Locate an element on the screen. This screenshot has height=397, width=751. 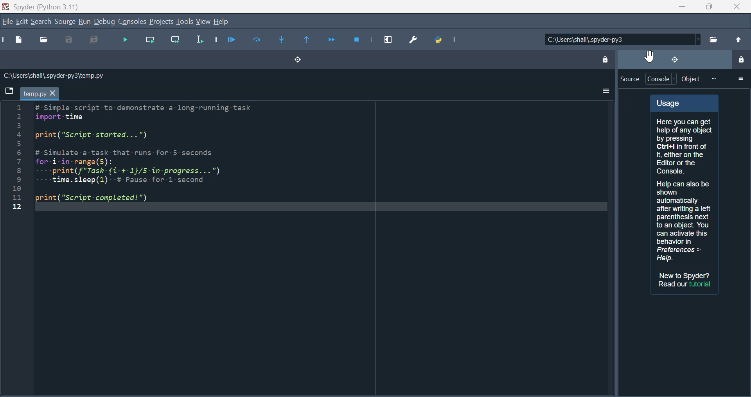
New file is located at coordinates (20, 41).